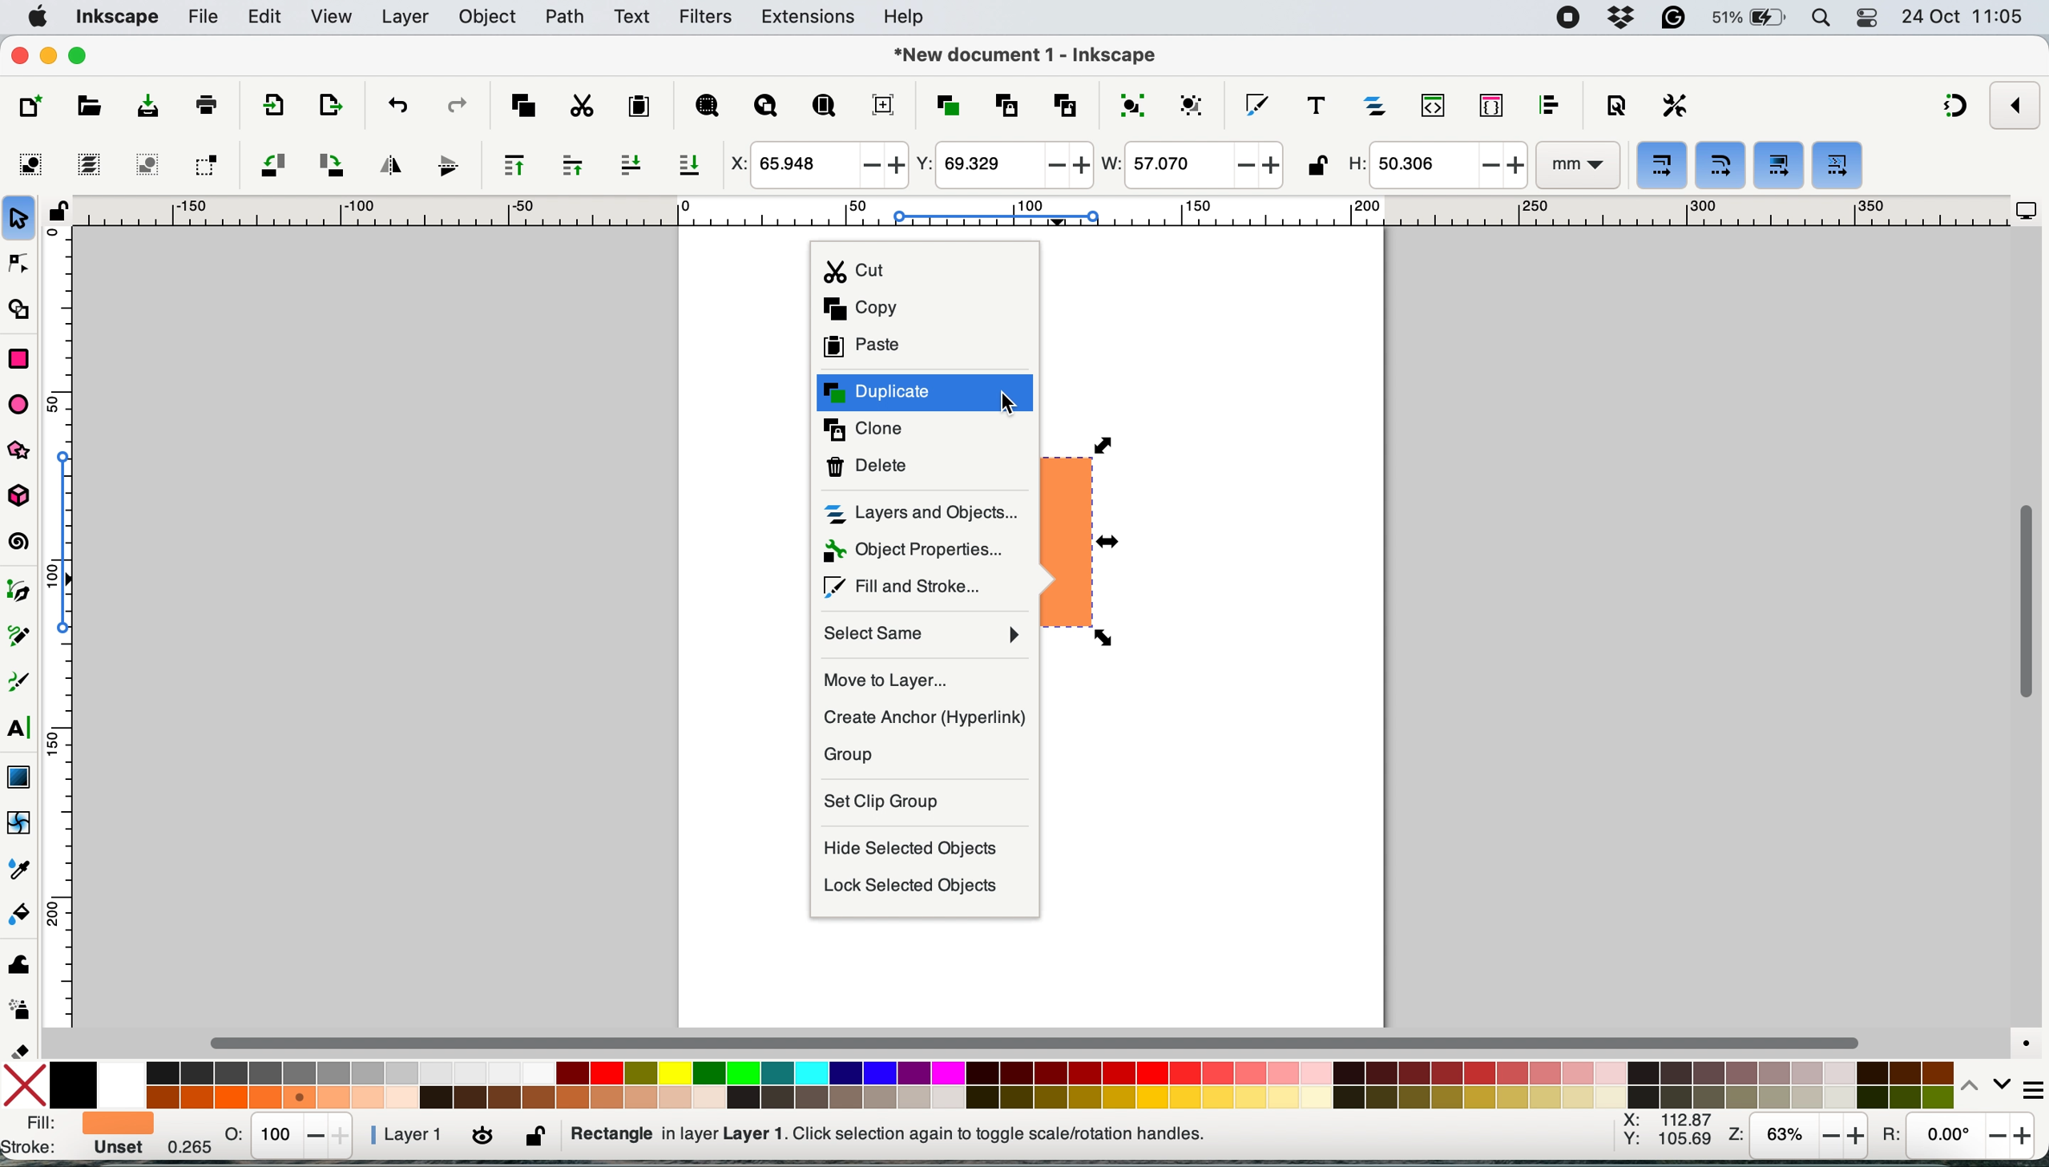 Image resolution: width=2049 pixels, height=1167 pixels. What do you see at coordinates (631, 165) in the screenshot?
I see `lower selection one step` at bounding box center [631, 165].